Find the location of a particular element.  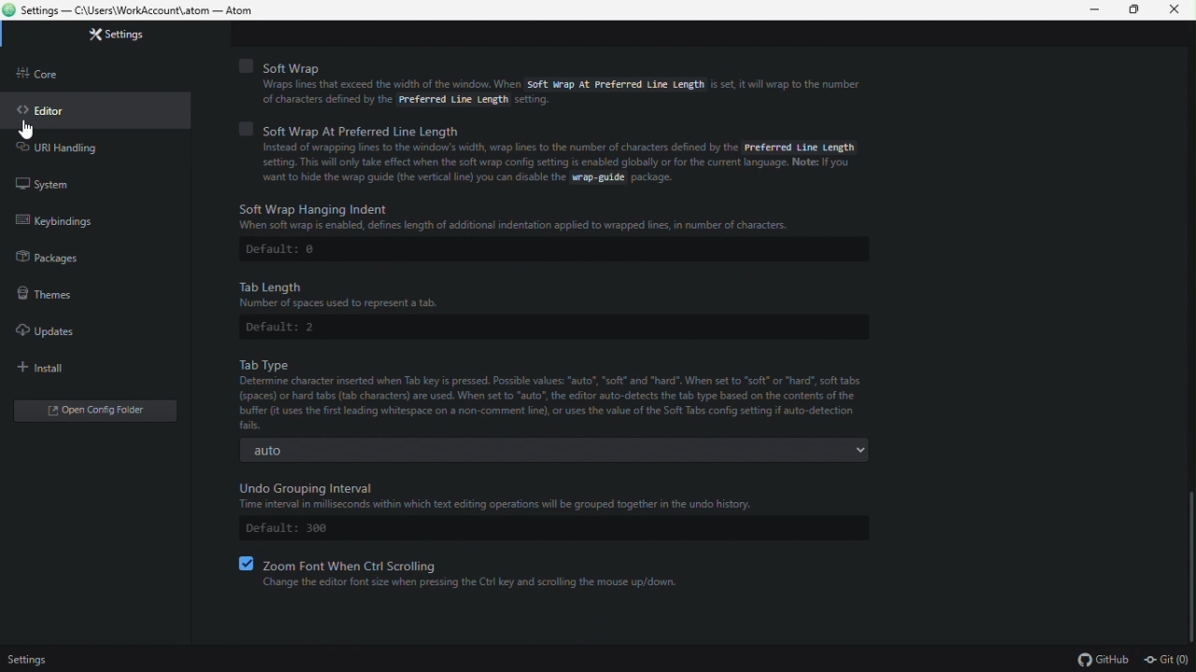

Default: 2 is located at coordinates (290, 328).